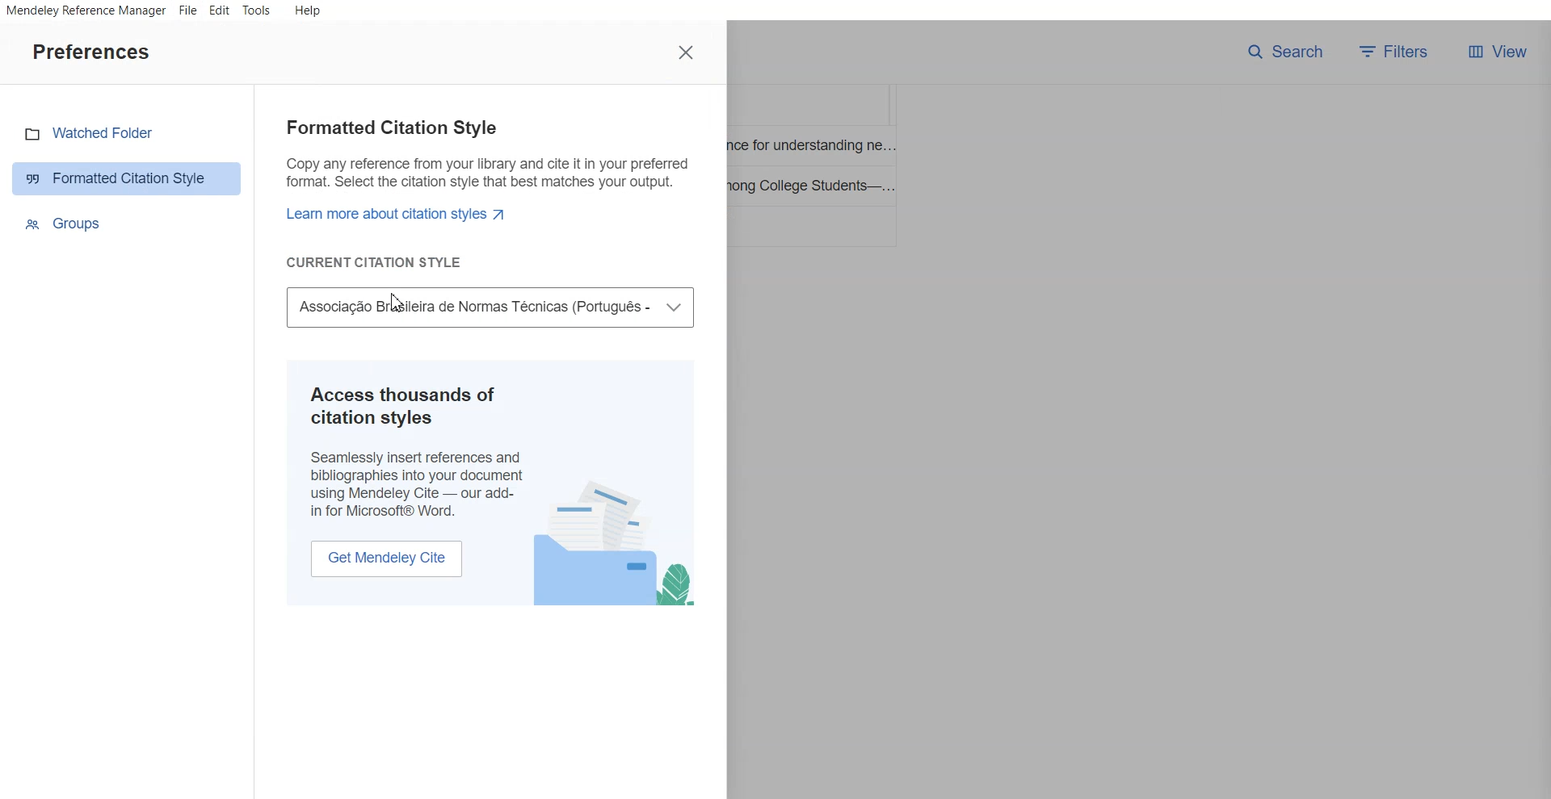 The width and height of the screenshot is (1551, 799). I want to click on Search, so click(1285, 52).